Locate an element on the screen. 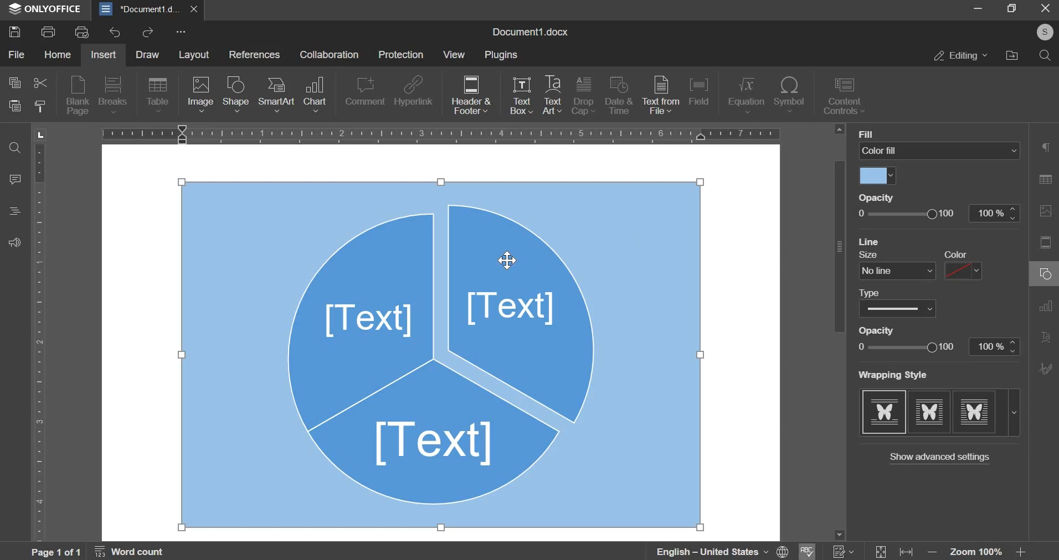 Image resolution: width=1059 pixels, height=560 pixels. track changes is located at coordinates (842, 551).